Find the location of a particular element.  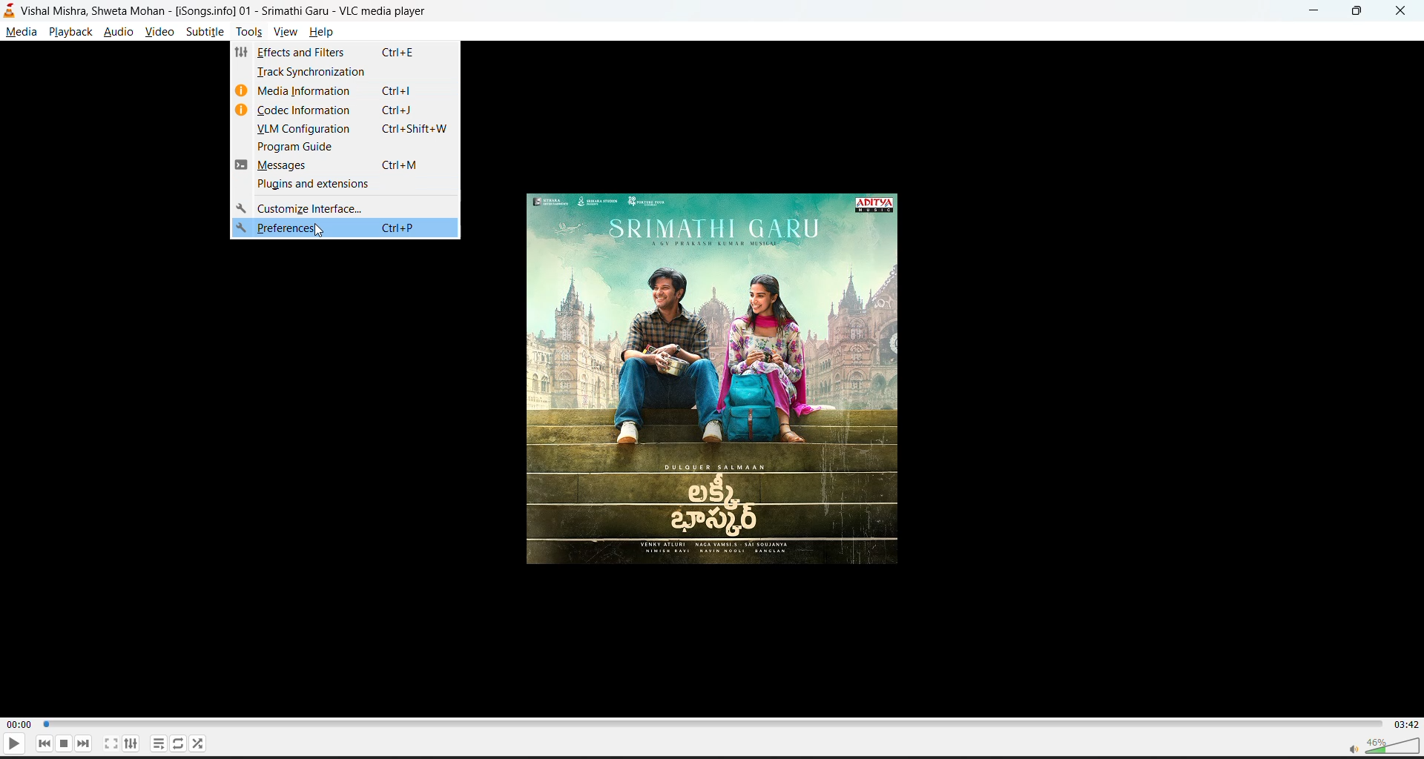

media information is located at coordinates (345, 90).